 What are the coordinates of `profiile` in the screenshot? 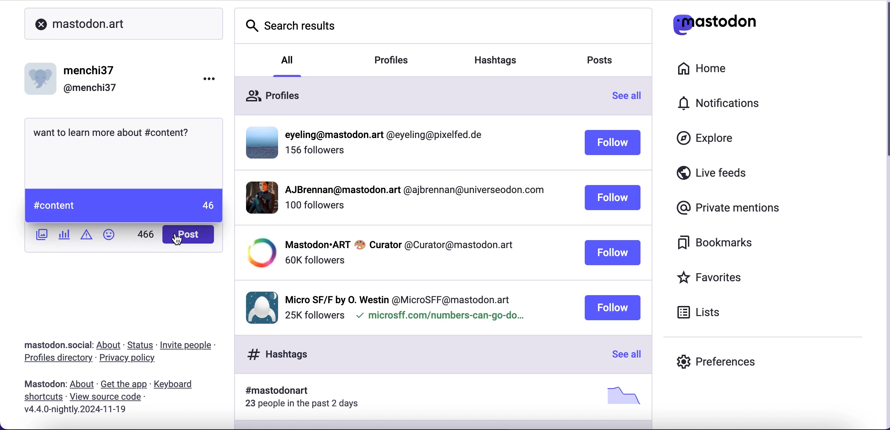 It's located at (388, 135).